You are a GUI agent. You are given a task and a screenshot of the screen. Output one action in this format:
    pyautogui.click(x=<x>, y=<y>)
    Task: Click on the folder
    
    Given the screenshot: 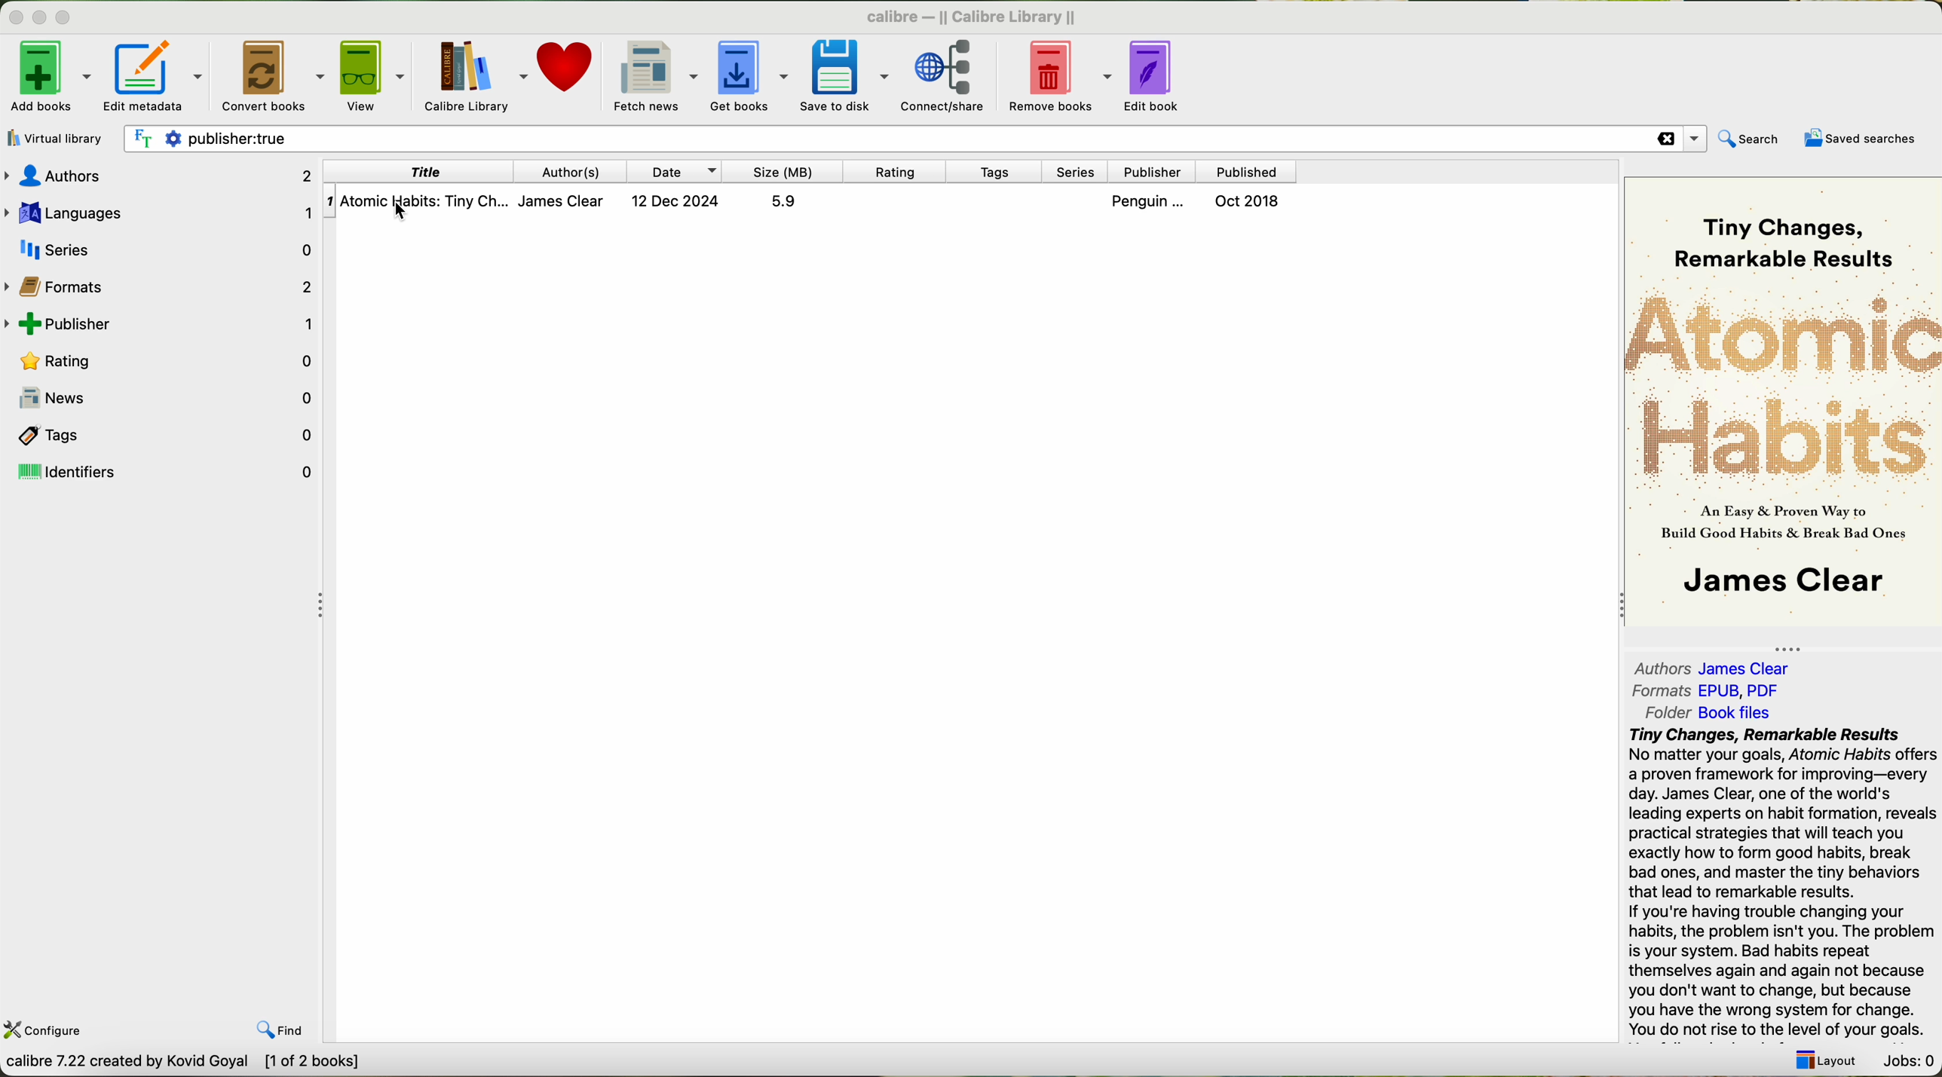 What is the action you would take?
    pyautogui.click(x=1706, y=714)
    